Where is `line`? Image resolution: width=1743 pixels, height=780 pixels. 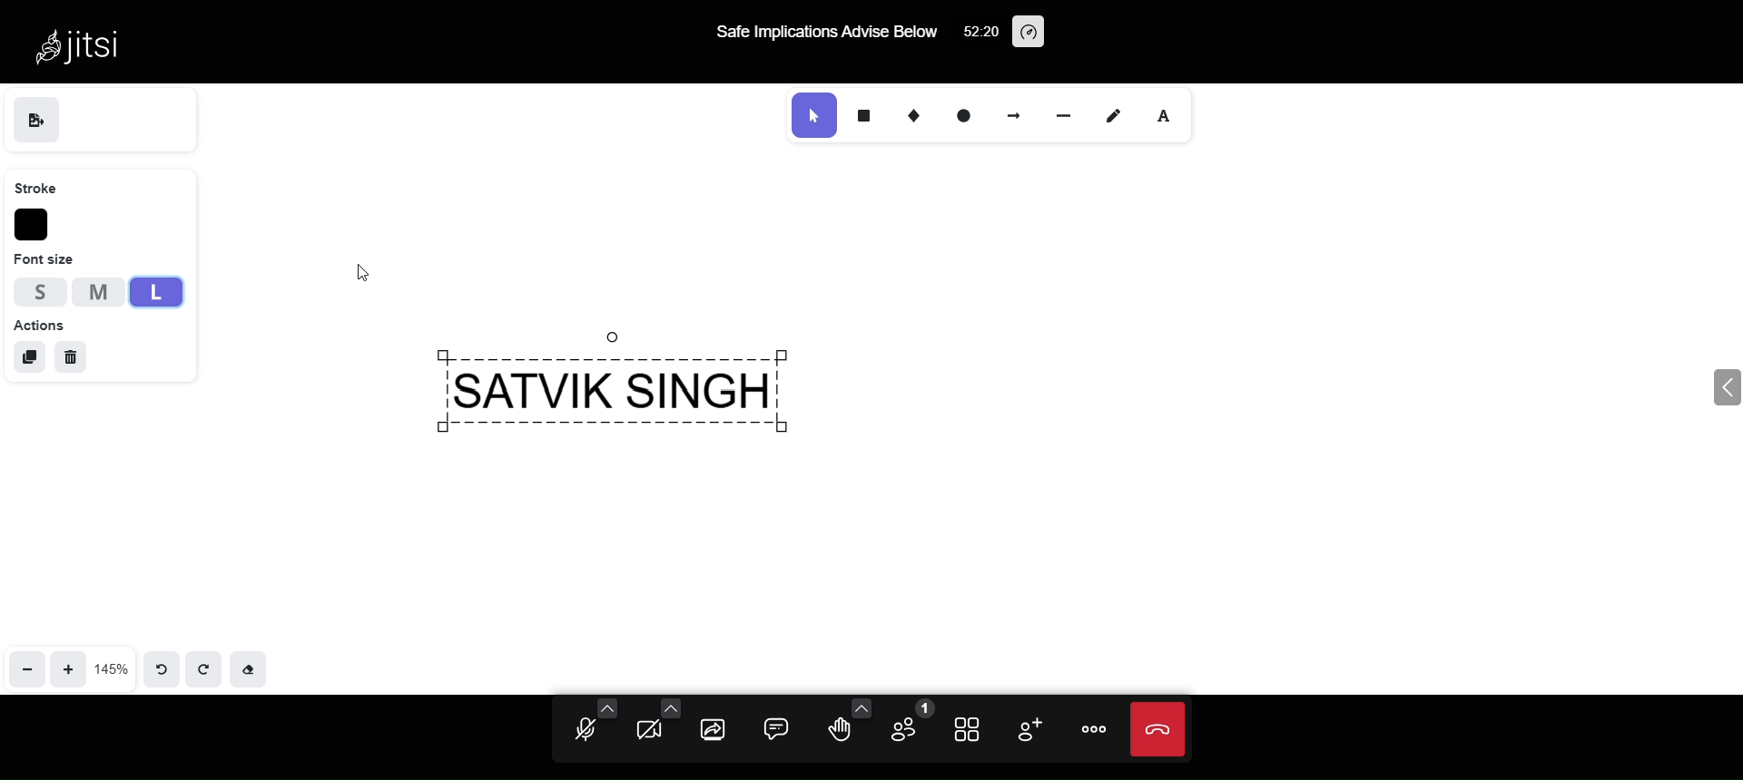 line is located at coordinates (1058, 113).